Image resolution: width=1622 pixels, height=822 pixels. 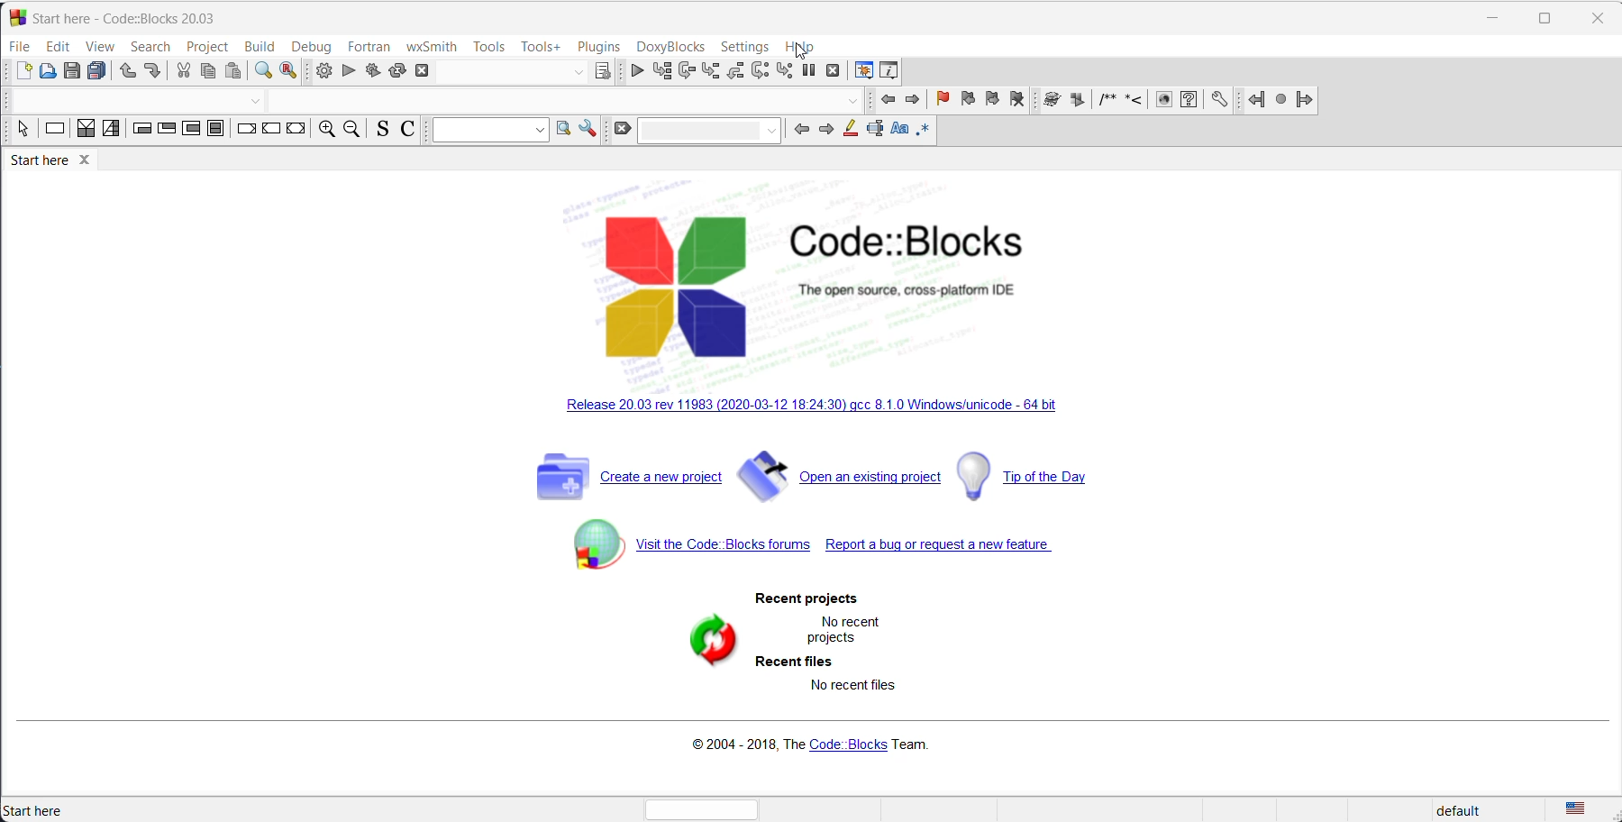 What do you see at coordinates (326, 131) in the screenshot?
I see `zoom in` at bounding box center [326, 131].